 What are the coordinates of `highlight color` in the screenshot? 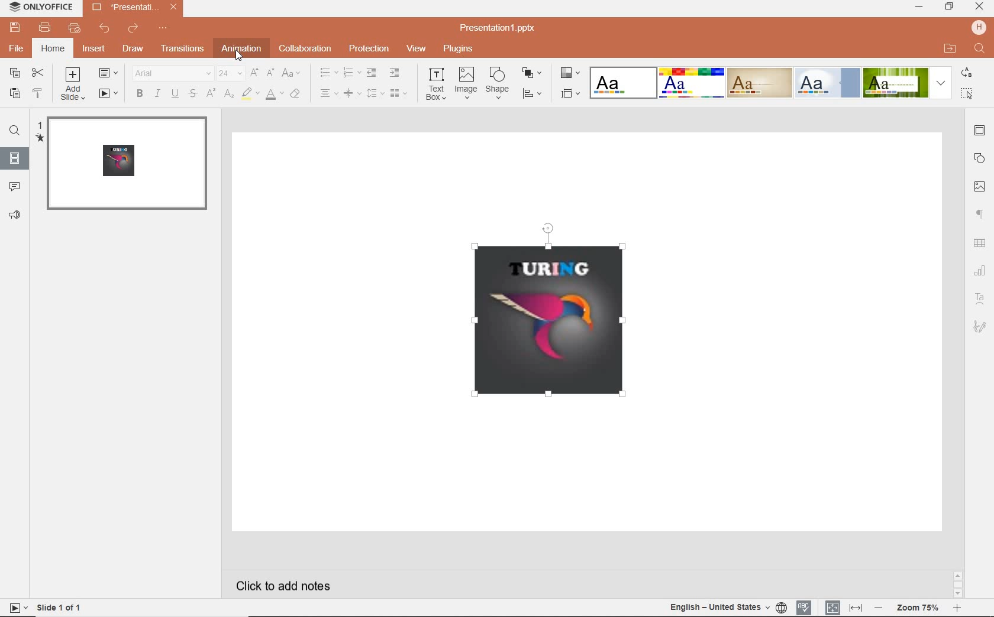 It's located at (249, 94).